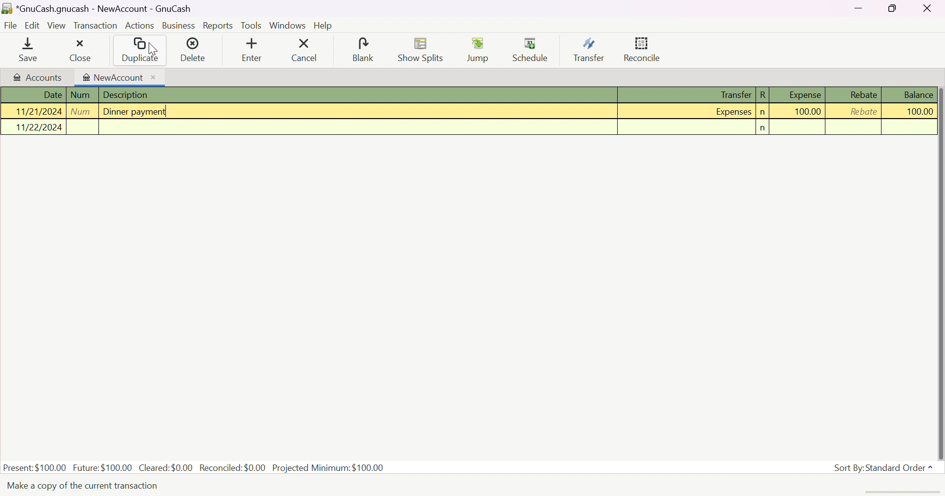 The width and height of the screenshot is (945, 496). What do you see at coordinates (863, 94) in the screenshot?
I see `Rebate` at bounding box center [863, 94].